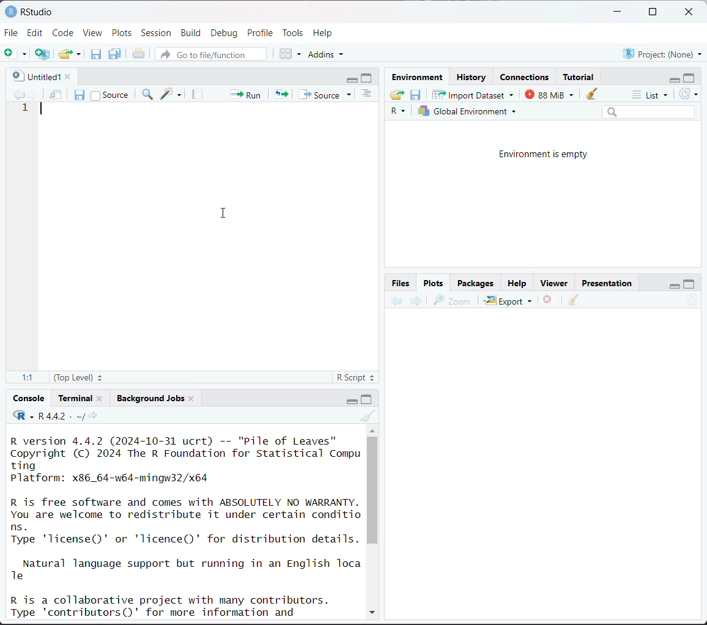 This screenshot has height=625, width=707. What do you see at coordinates (26, 109) in the screenshot?
I see `1` at bounding box center [26, 109].